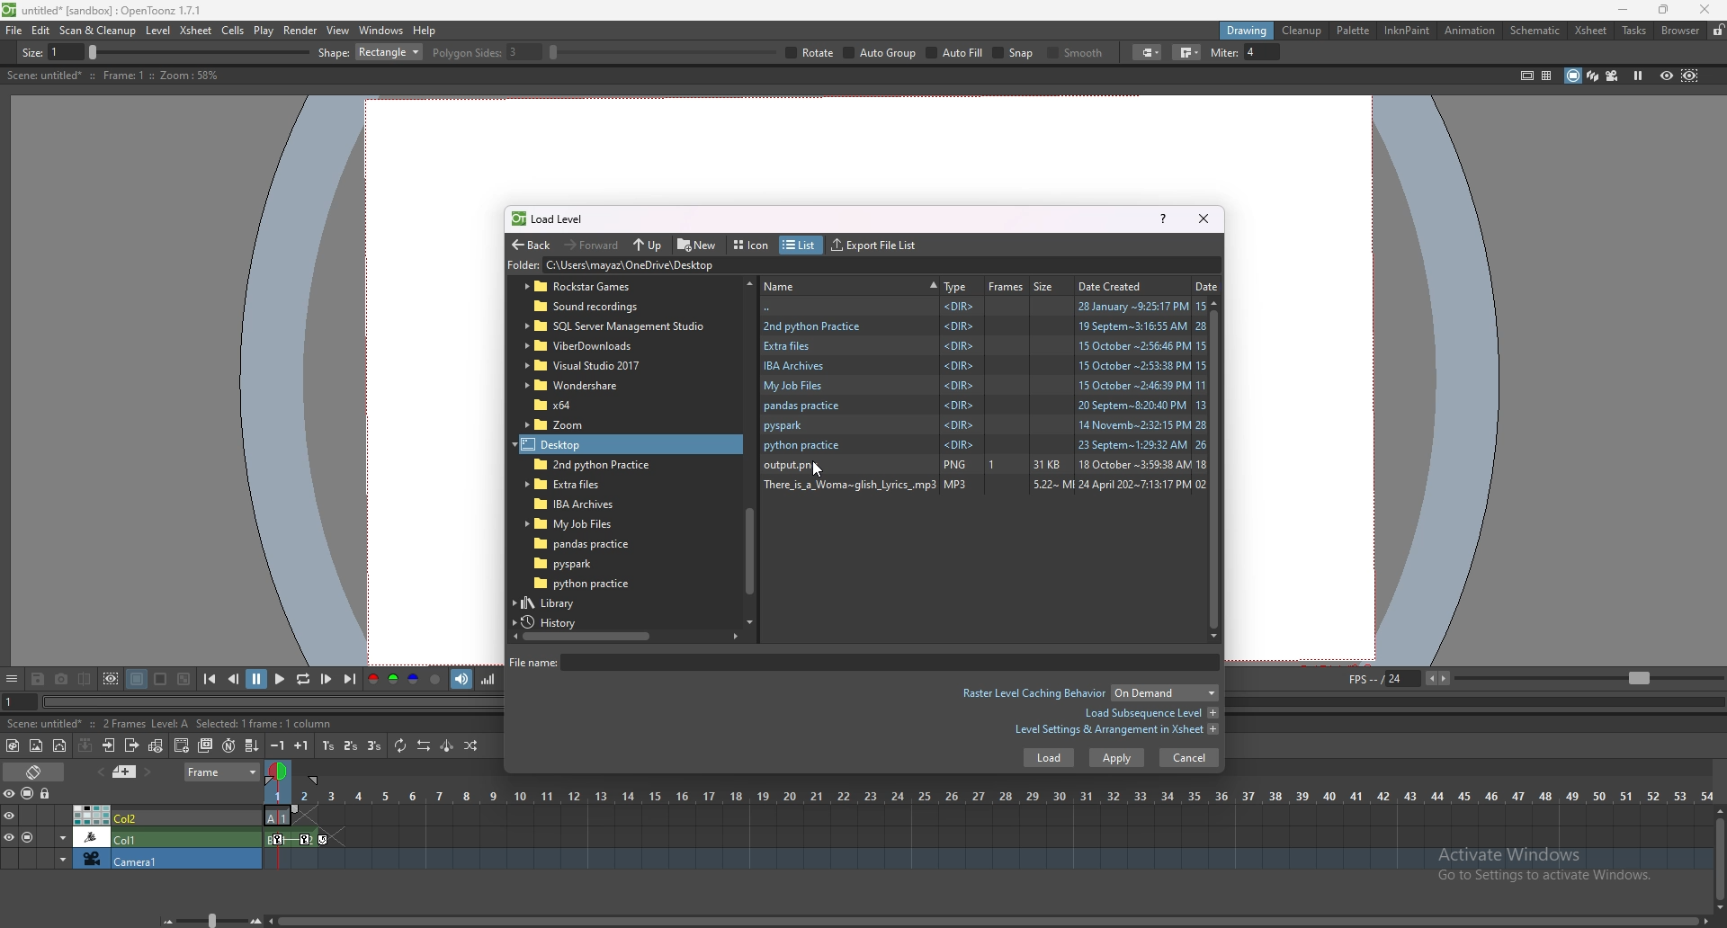  I want to click on windows, so click(380, 31).